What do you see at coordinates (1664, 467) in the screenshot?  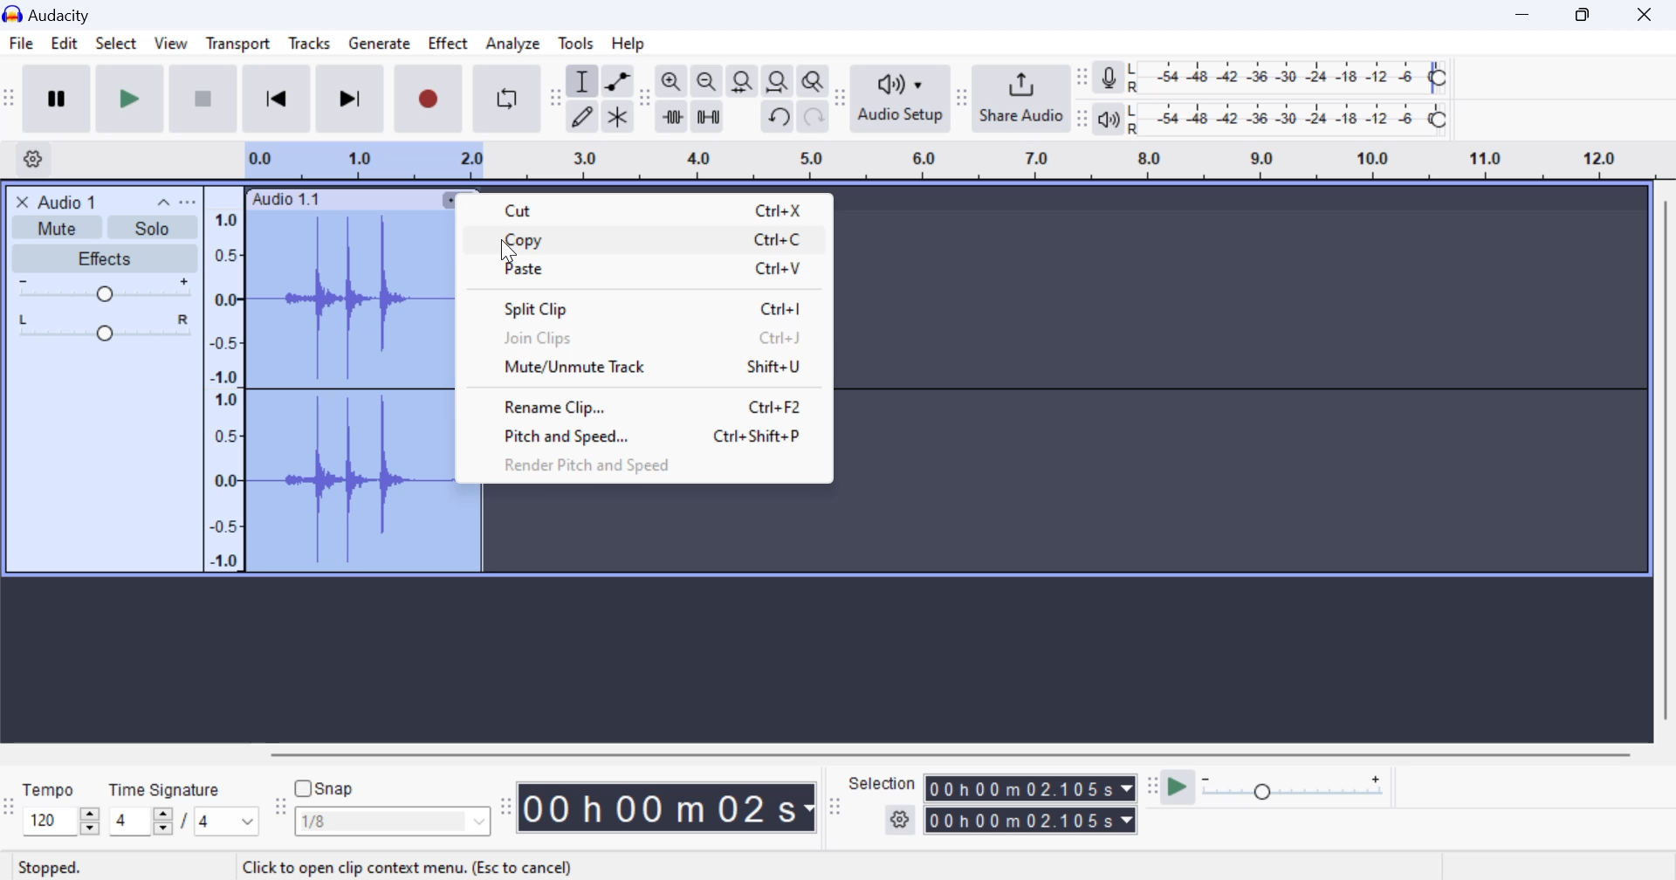 I see `vertical scrollbar` at bounding box center [1664, 467].